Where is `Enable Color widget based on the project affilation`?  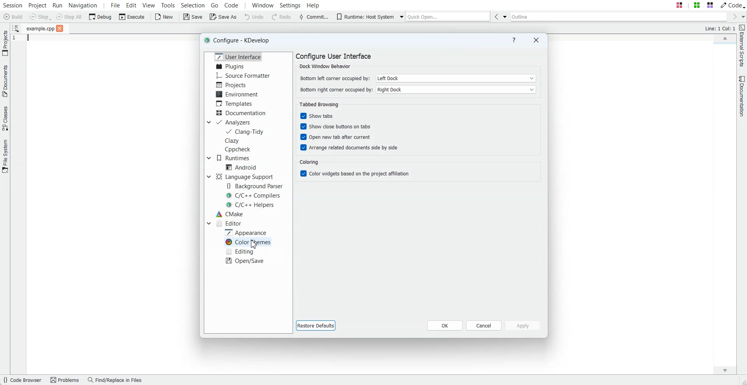 Enable Color widget based on the project affilation is located at coordinates (353, 174).